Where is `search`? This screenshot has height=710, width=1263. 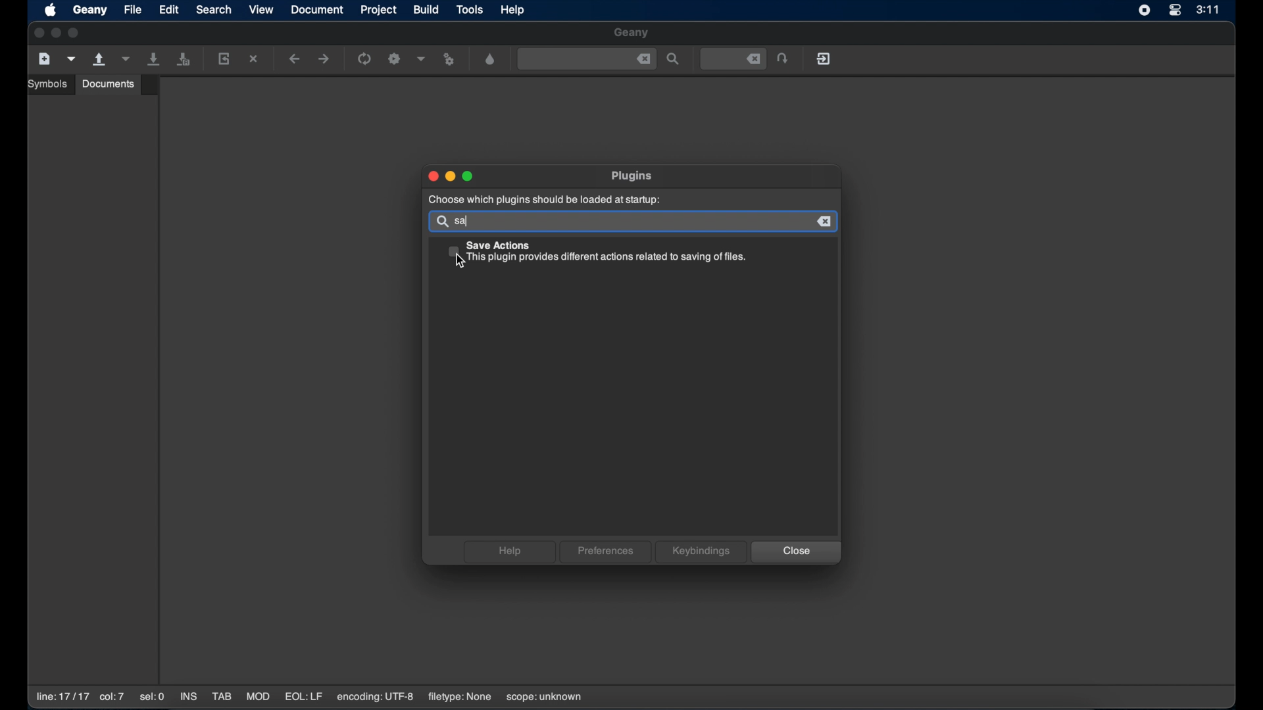 search is located at coordinates (214, 9).